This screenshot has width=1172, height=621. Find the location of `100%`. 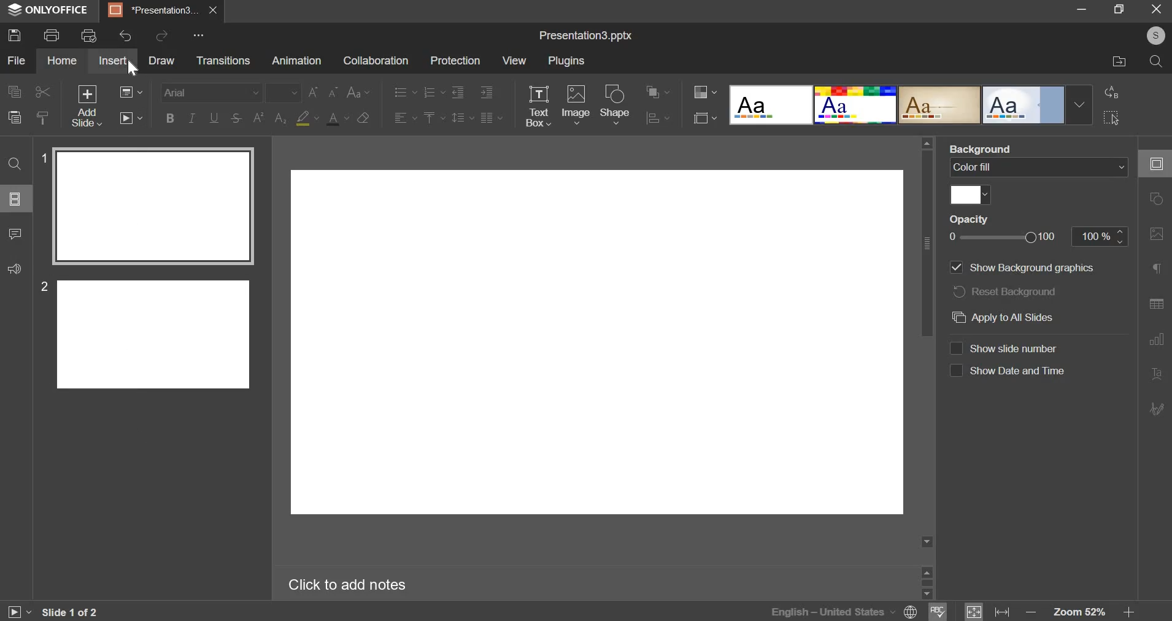

100% is located at coordinates (1100, 236).